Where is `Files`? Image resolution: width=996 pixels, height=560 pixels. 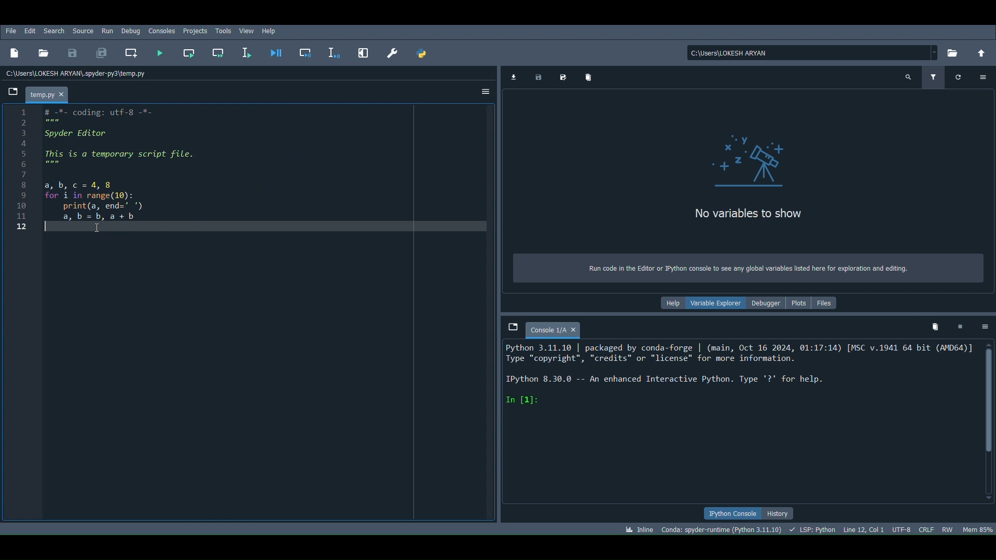 Files is located at coordinates (827, 303).